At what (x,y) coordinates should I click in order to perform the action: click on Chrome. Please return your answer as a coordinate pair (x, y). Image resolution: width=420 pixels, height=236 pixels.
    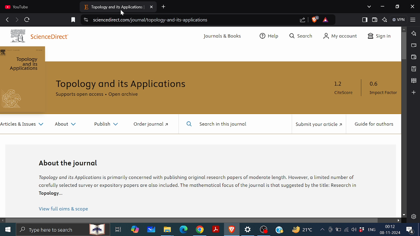
    Looking at the image, I should click on (200, 230).